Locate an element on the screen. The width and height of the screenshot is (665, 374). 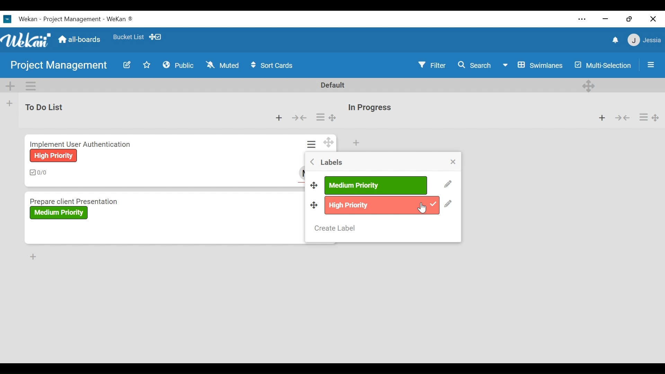
Wekan Desktop Icon is located at coordinates (71, 18).